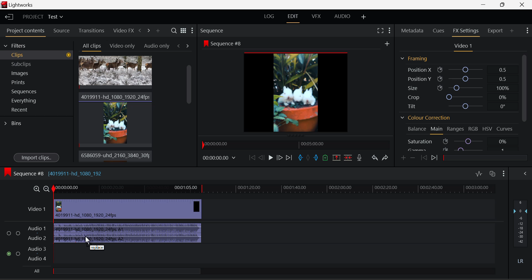 Image resolution: width=532 pixels, height=280 pixels. What do you see at coordinates (459, 106) in the screenshot?
I see `Tilt` at bounding box center [459, 106].